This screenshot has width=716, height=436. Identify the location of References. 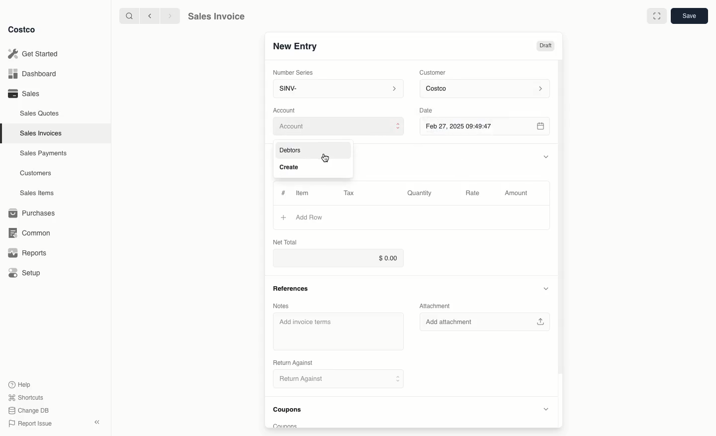
(290, 288).